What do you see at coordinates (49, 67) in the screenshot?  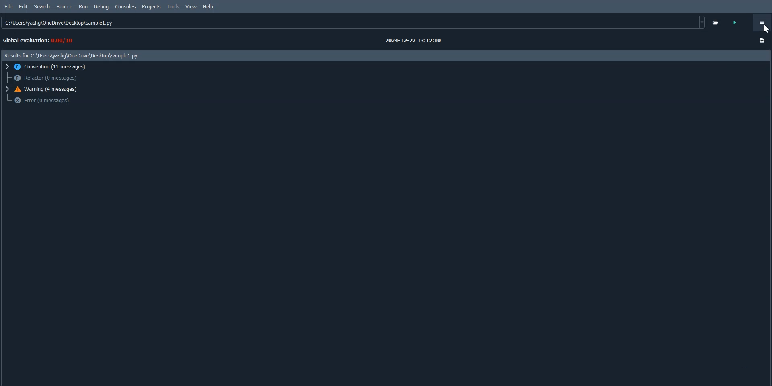 I see `Conventions` at bounding box center [49, 67].